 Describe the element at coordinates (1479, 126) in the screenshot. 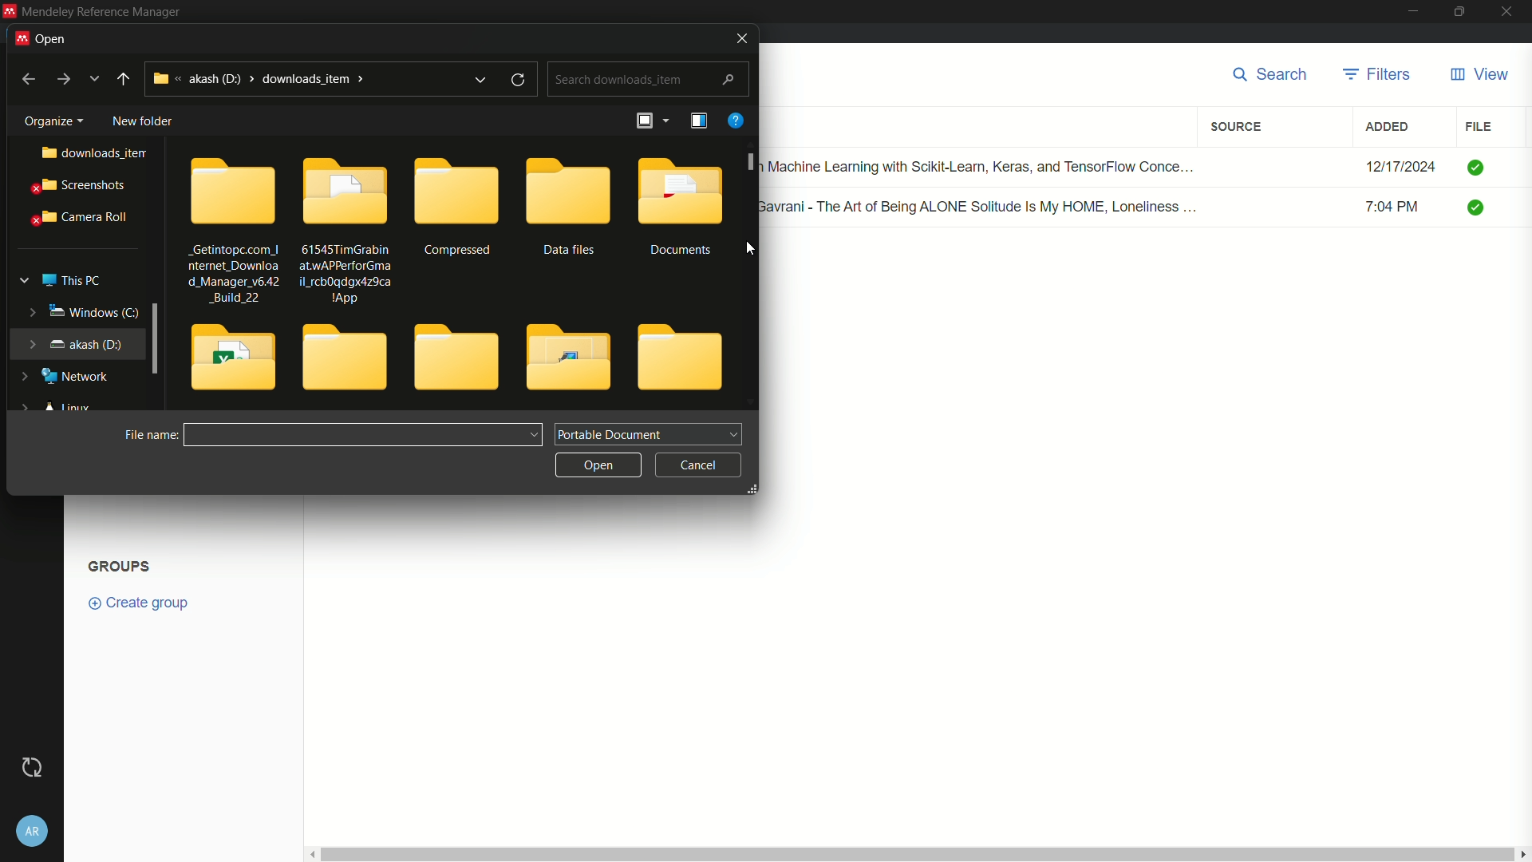

I see `file` at that location.